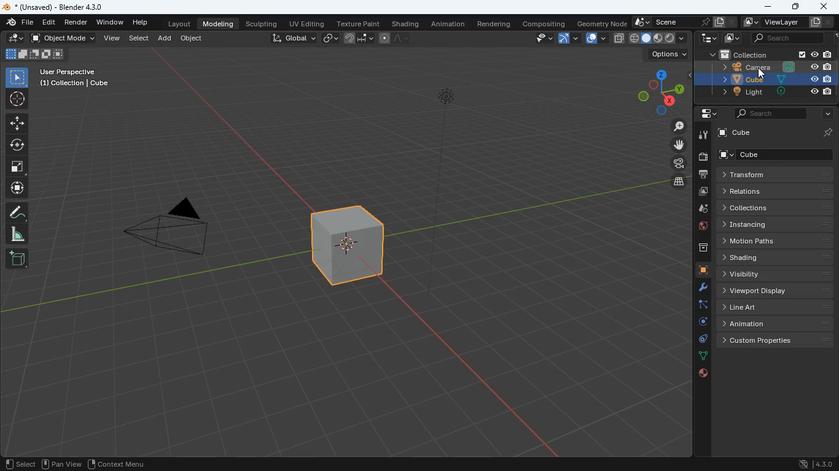  I want to click on tool, so click(703, 137).